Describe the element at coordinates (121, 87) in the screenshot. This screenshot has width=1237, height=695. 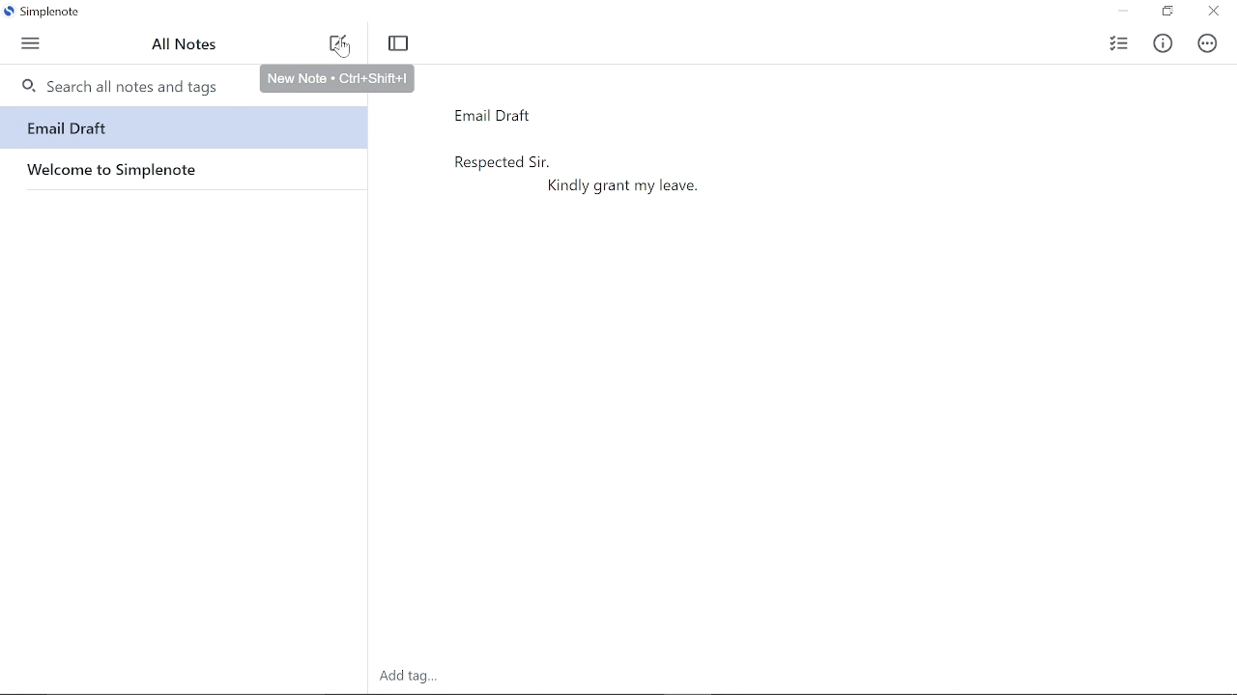
I see `Search all notes and tags` at that location.